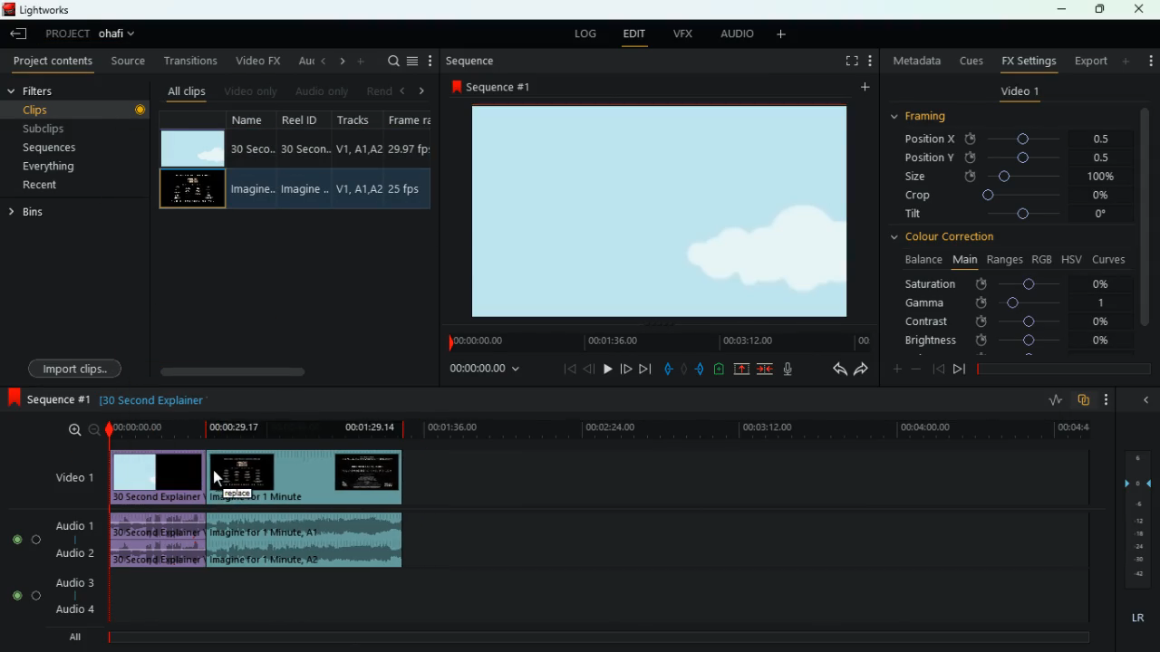  What do you see at coordinates (321, 92) in the screenshot?
I see `audio only` at bounding box center [321, 92].